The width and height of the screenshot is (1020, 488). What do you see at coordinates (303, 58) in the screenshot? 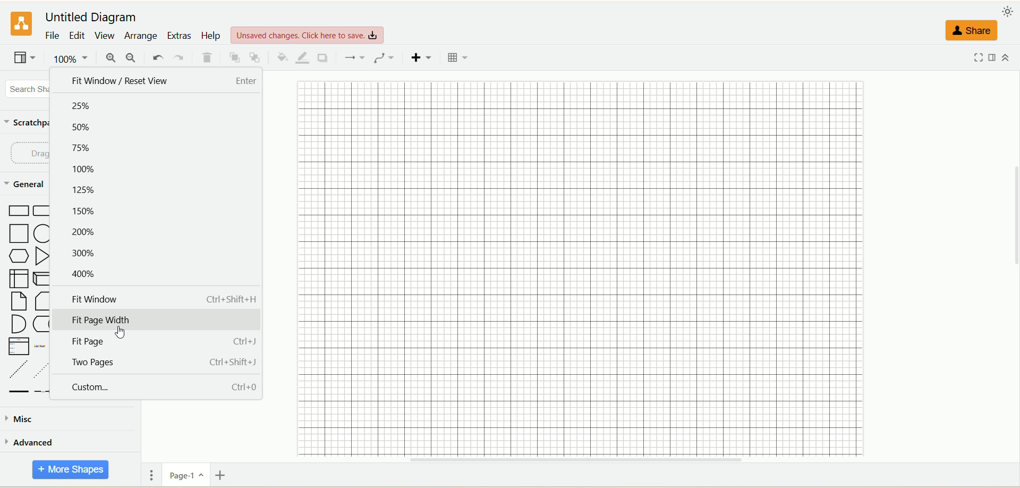
I see `line color` at bounding box center [303, 58].